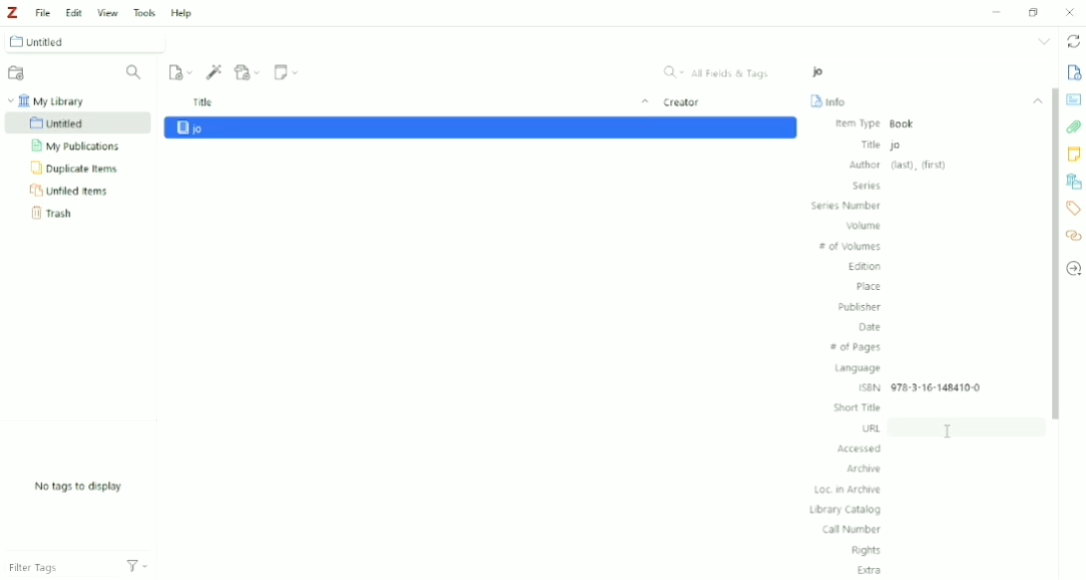 The image size is (1086, 580). I want to click on Date, so click(867, 327).